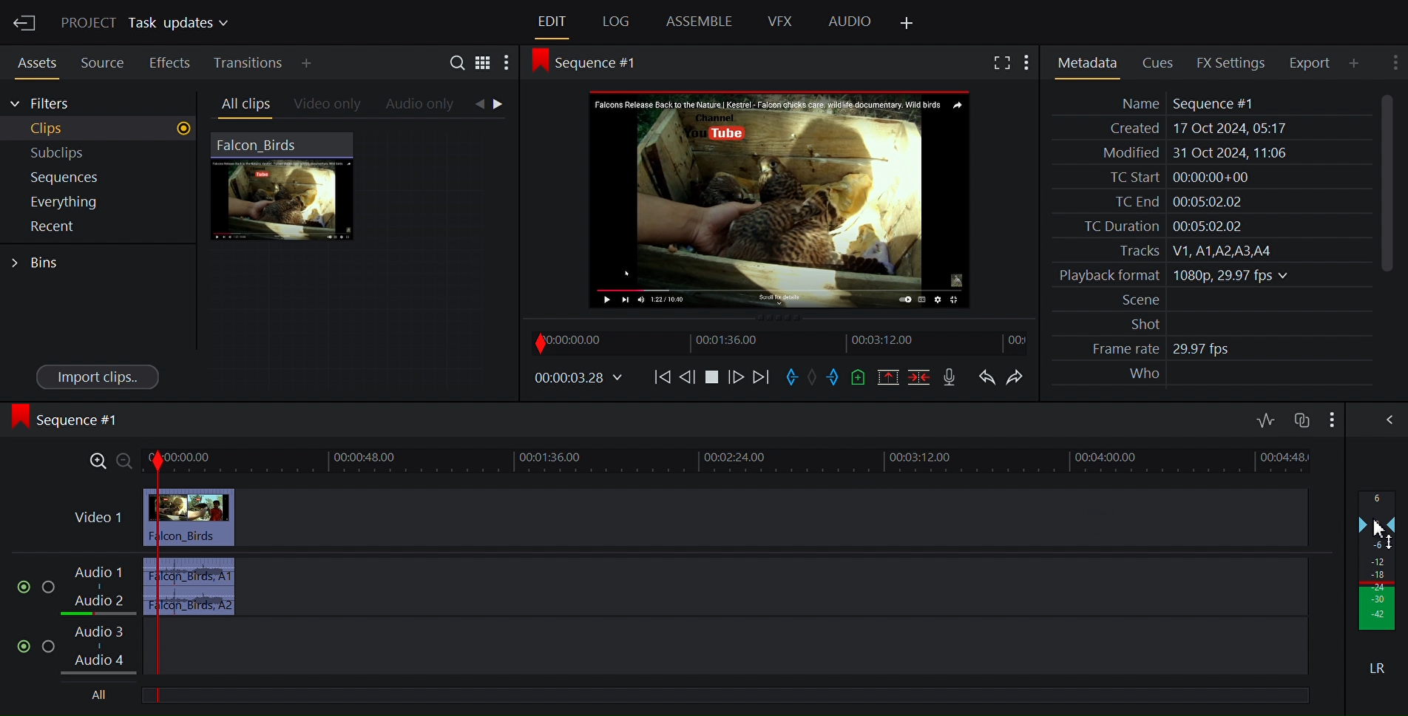 The width and height of the screenshot is (1408, 716). Describe the element at coordinates (1192, 129) in the screenshot. I see `Created 17 Oct 2024, 05:17` at that location.